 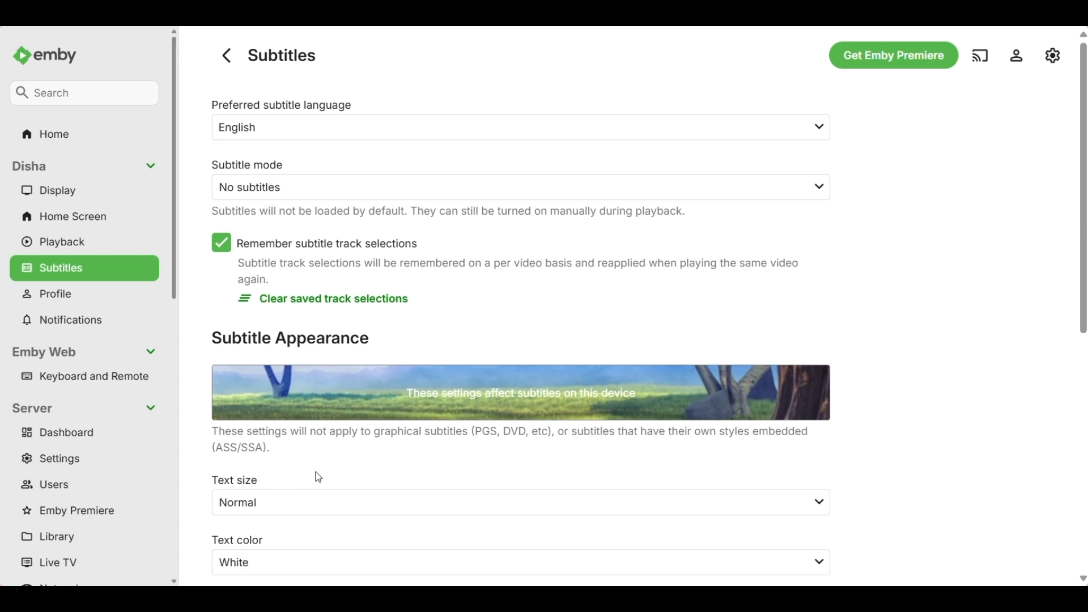 I want to click on Vertical slide bar for left panel, so click(x=174, y=168).